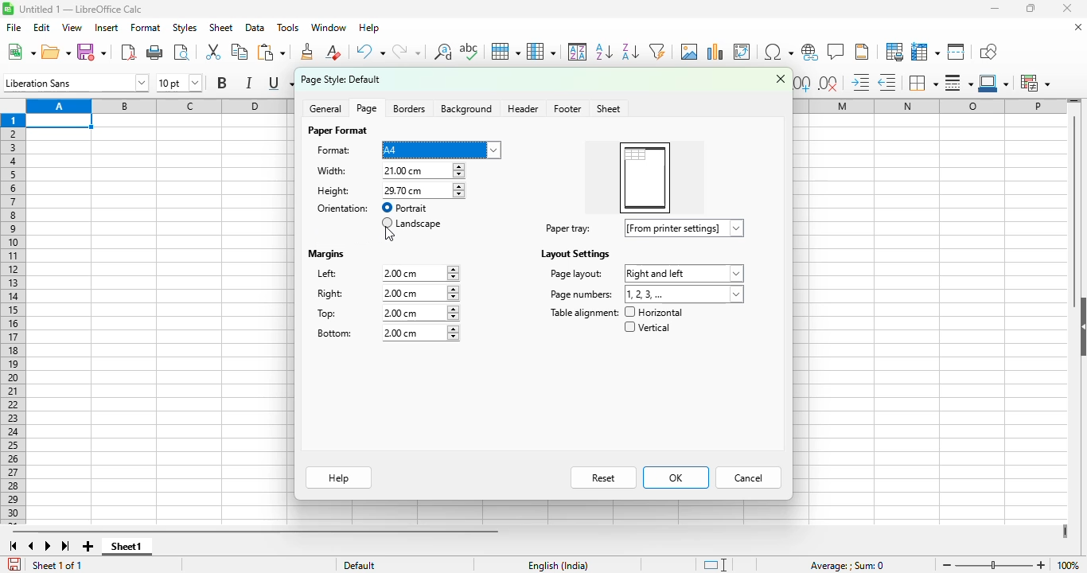 Image resolution: width=1087 pixels, height=573 pixels. What do you see at coordinates (21, 52) in the screenshot?
I see `new` at bounding box center [21, 52].